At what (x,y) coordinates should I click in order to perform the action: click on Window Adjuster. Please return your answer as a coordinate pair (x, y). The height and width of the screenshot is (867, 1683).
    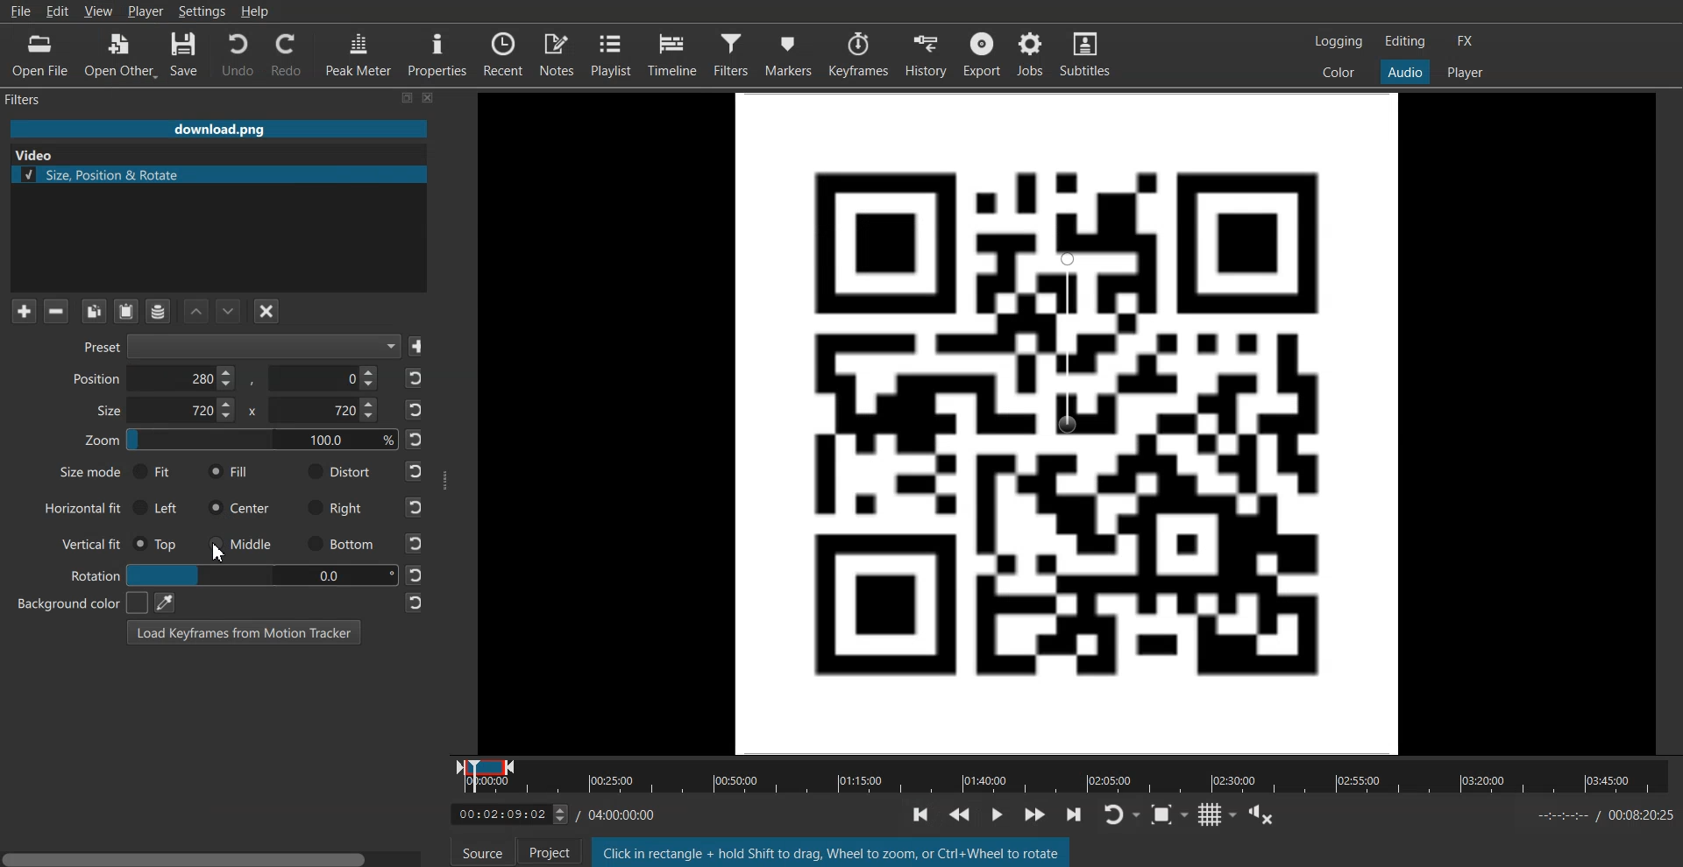
    Looking at the image, I should click on (445, 479).